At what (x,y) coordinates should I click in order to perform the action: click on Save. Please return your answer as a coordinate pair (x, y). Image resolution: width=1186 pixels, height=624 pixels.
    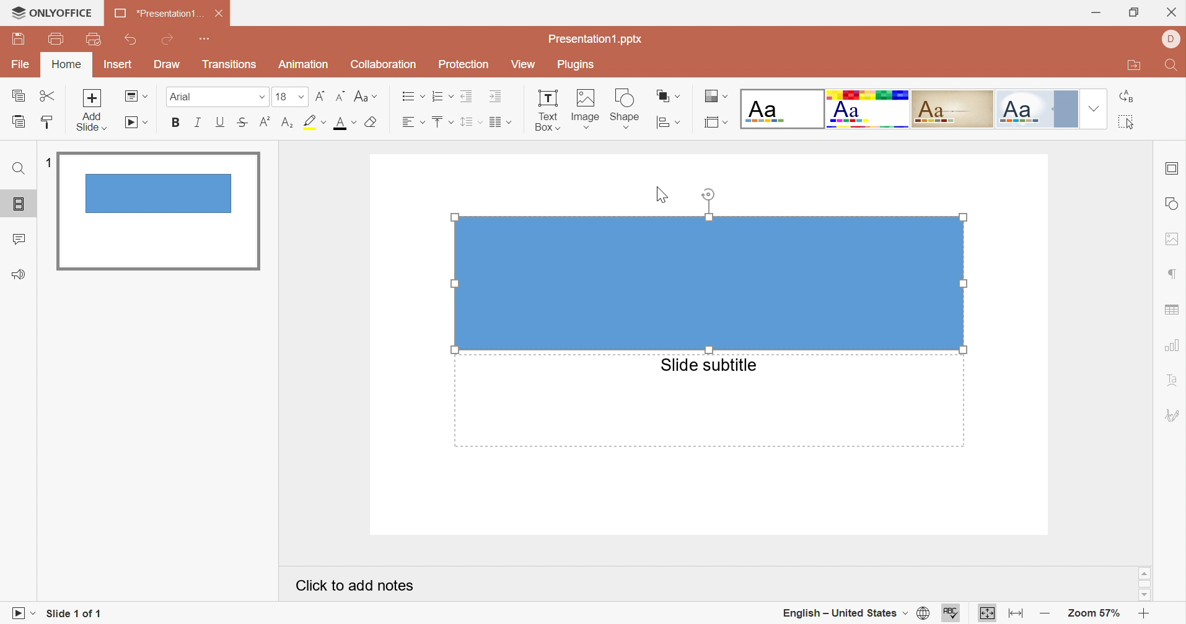
    Looking at the image, I should click on (19, 39).